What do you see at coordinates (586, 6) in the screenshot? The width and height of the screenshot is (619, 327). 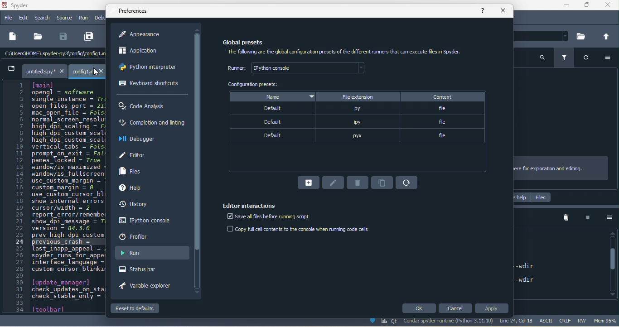 I see `maximize` at bounding box center [586, 6].